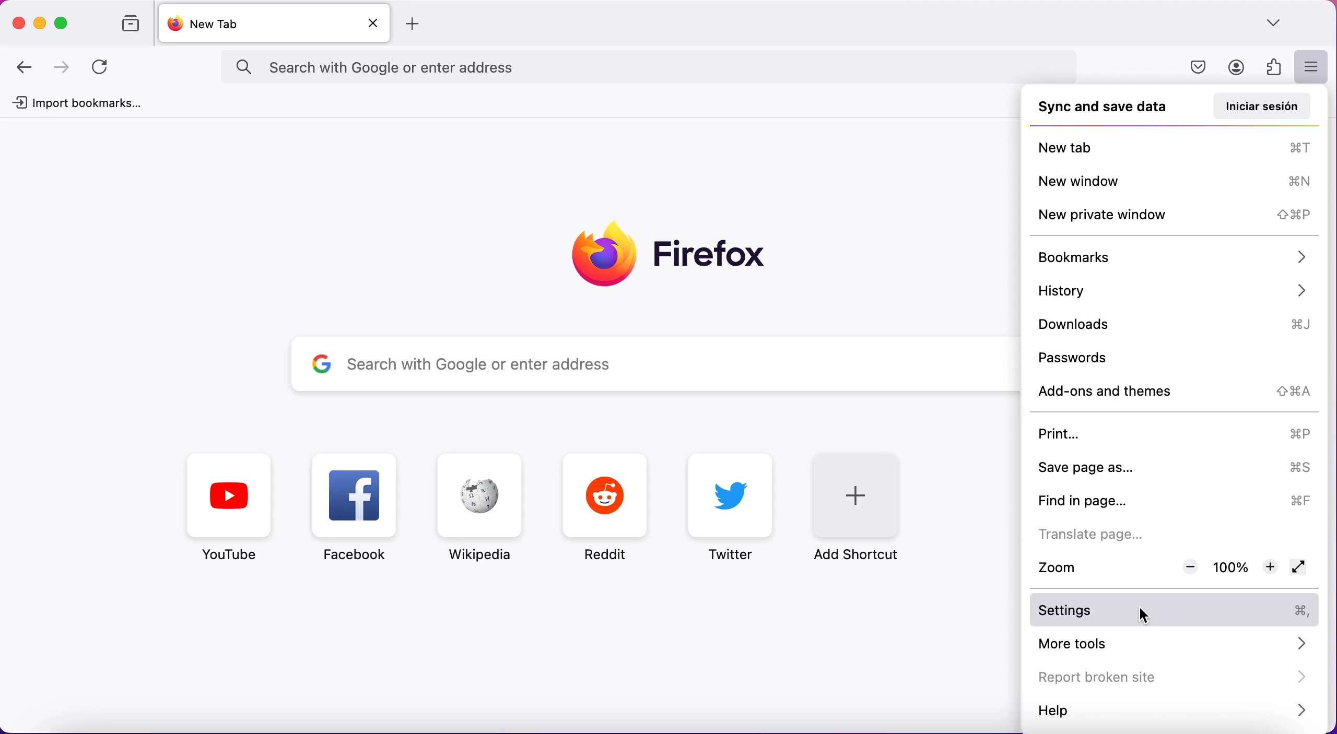  I want to click on close tab, so click(373, 25).